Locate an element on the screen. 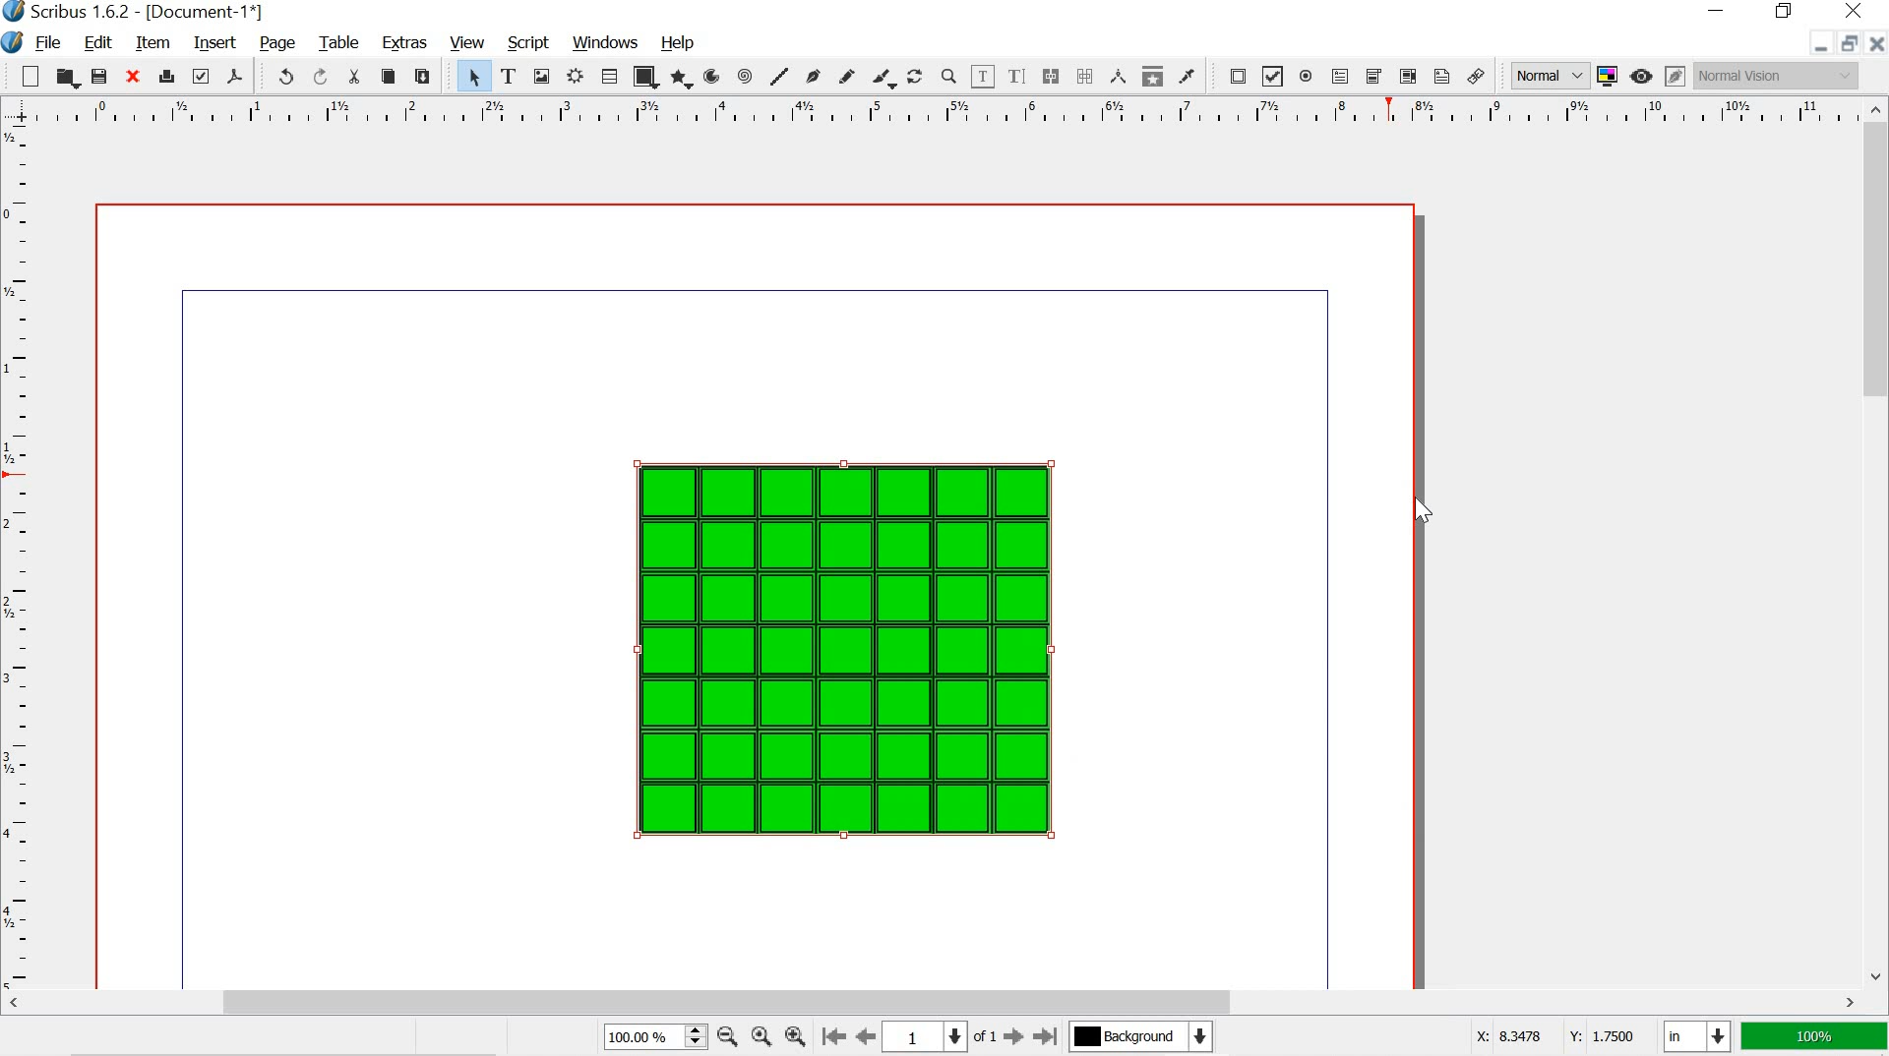 This screenshot has width=1889, height=1056. image frame is located at coordinates (541, 76).